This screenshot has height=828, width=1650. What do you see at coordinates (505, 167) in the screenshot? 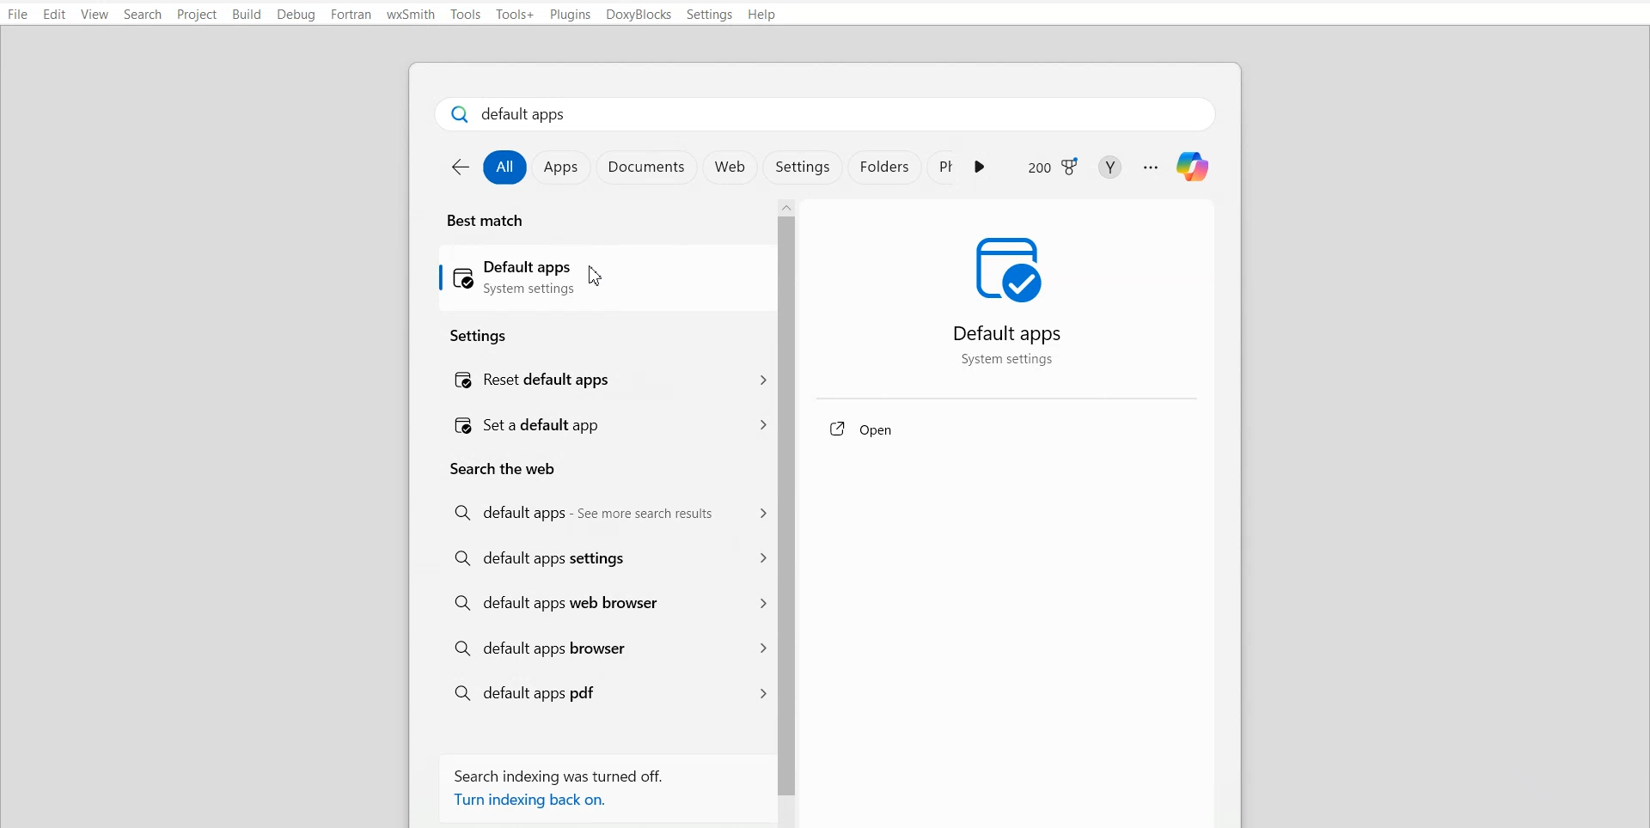
I see `All` at bounding box center [505, 167].